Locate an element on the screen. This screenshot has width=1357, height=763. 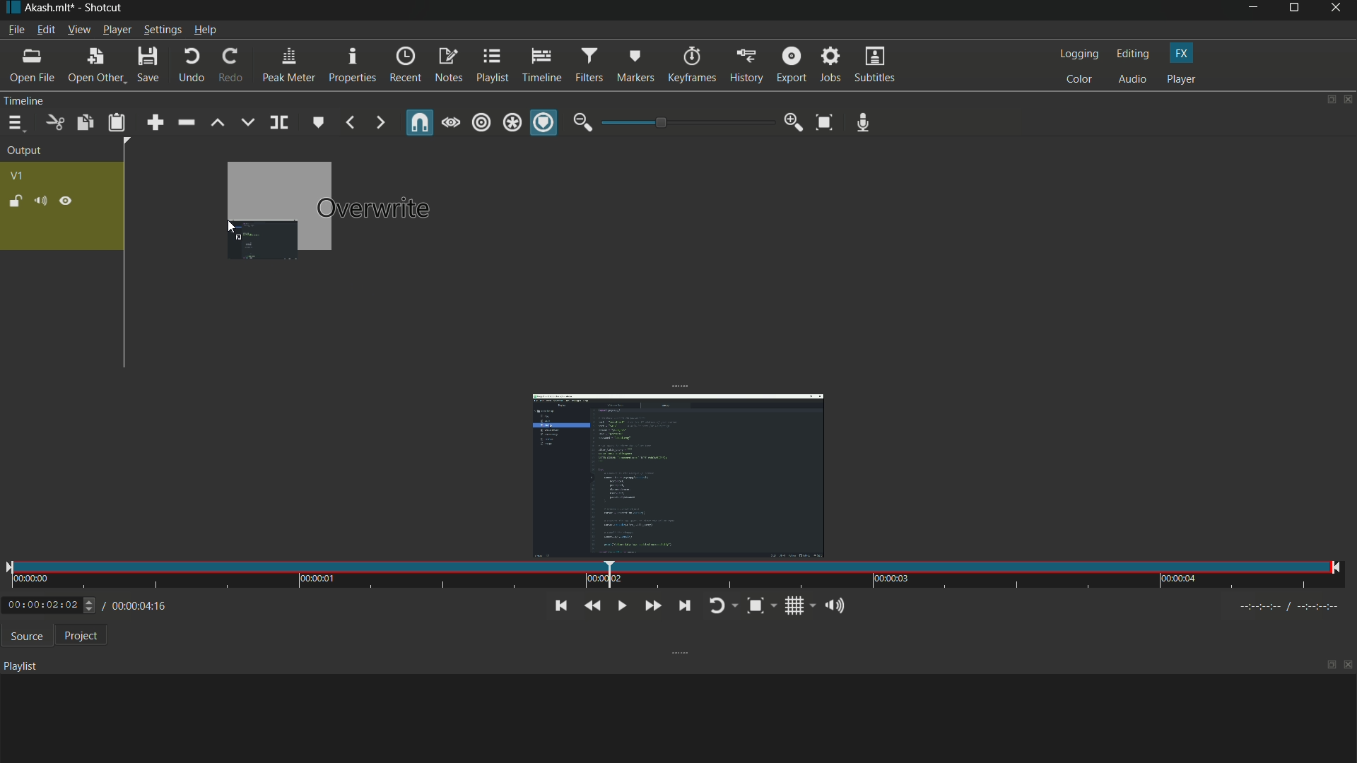
open file is located at coordinates (30, 65).